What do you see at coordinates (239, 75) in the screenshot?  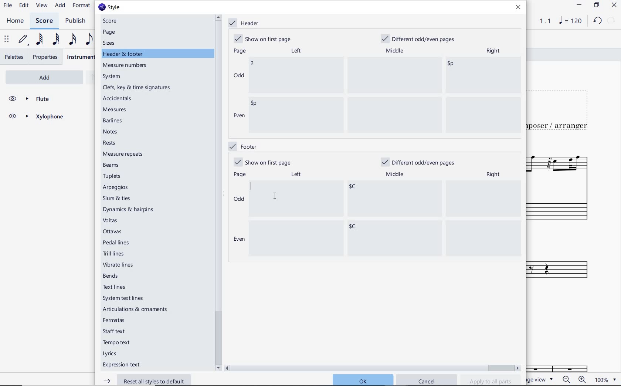 I see `odd` at bounding box center [239, 75].